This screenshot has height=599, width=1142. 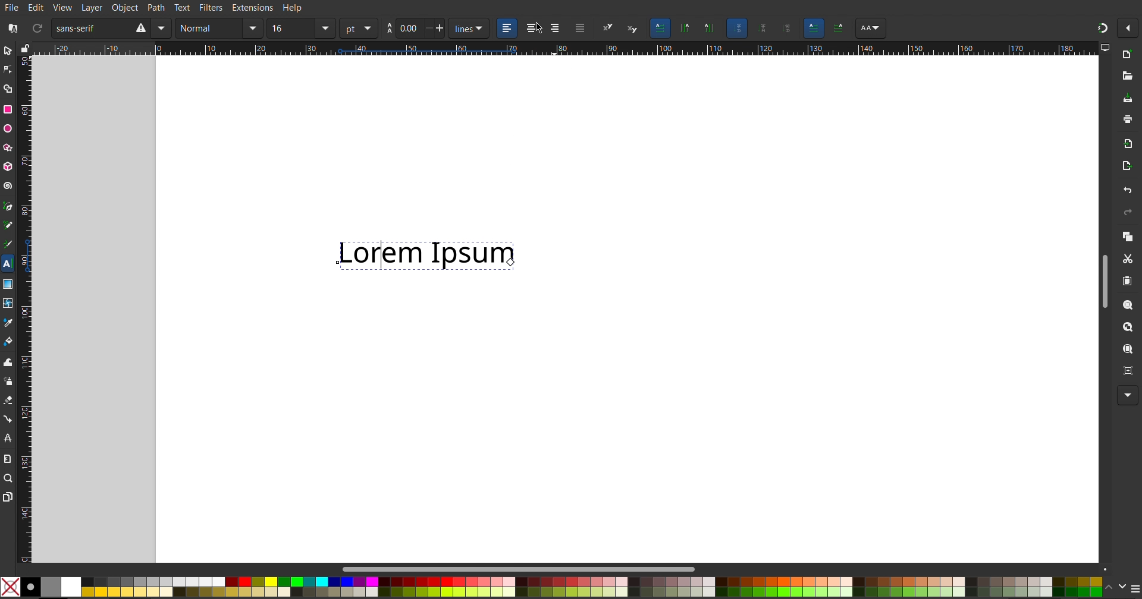 I want to click on Right to left text, so click(x=840, y=28).